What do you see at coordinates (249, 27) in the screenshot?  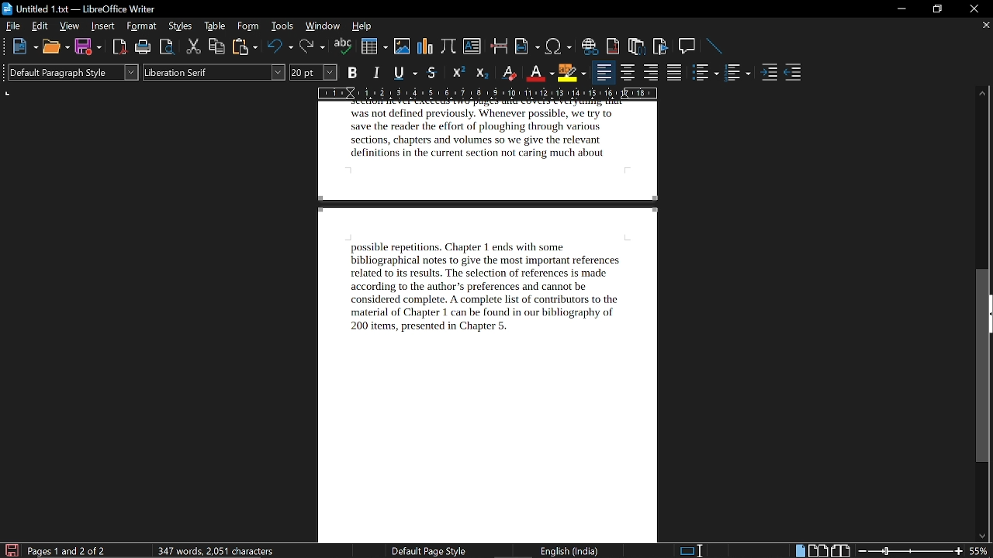 I see `form` at bounding box center [249, 27].